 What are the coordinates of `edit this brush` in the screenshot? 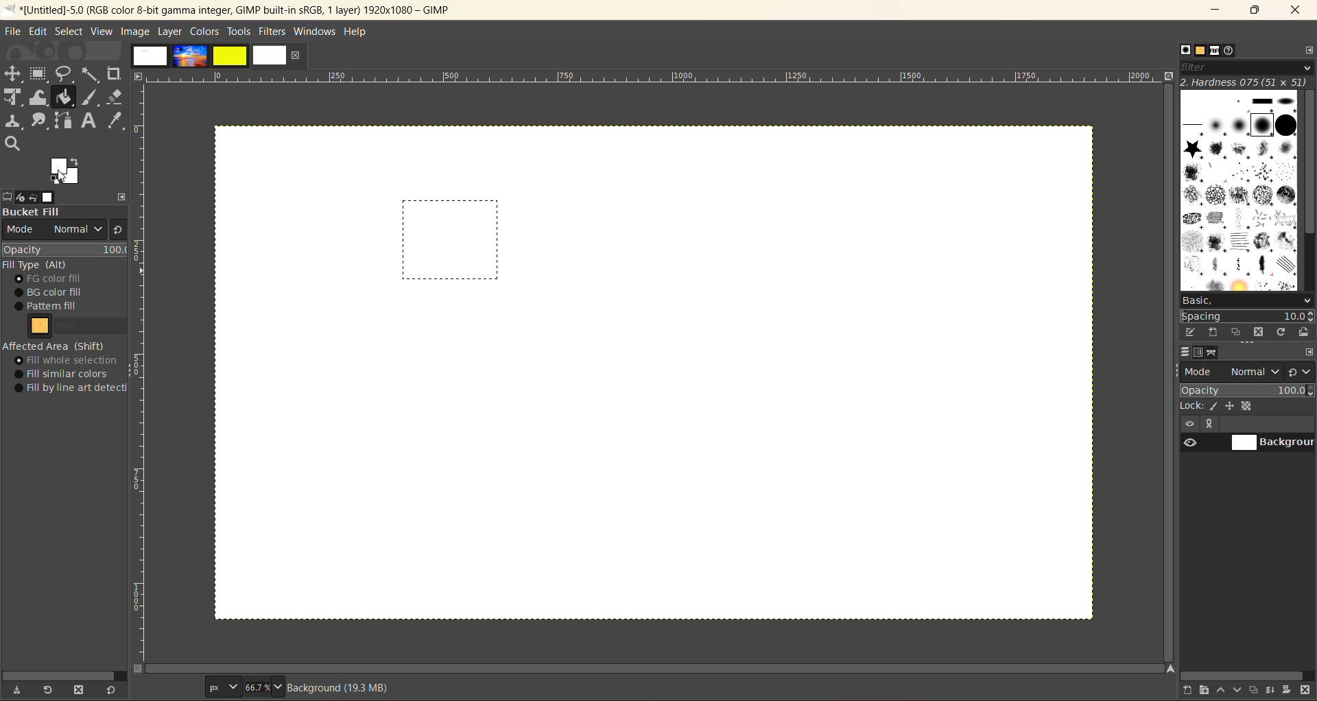 It's located at (1192, 333).